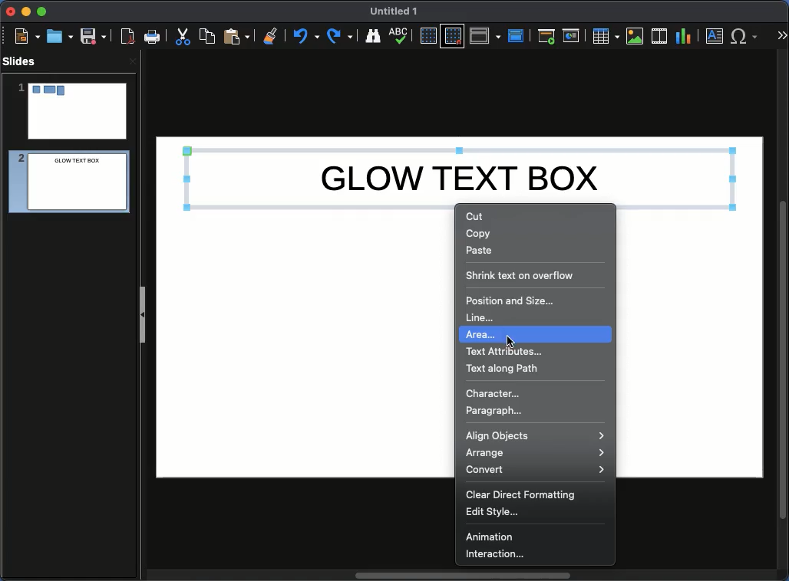 This screenshot has height=581, width=789. I want to click on New, so click(27, 35).